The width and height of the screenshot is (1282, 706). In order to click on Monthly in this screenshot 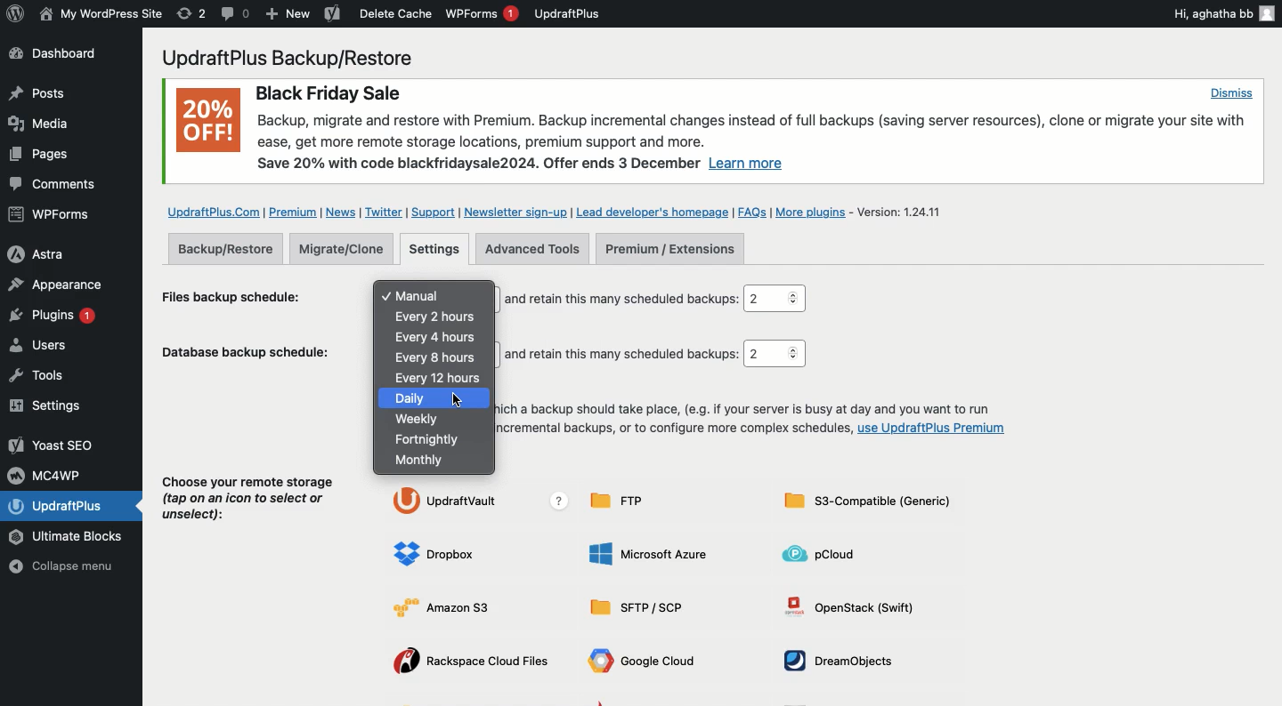, I will do `click(424, 461)`.